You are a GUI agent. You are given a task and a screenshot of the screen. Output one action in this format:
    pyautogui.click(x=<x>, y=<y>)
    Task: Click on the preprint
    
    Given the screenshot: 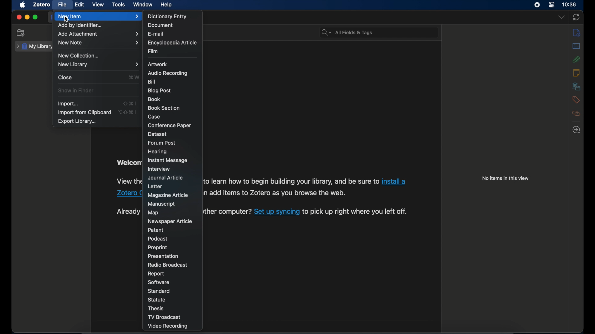 What is the action you would take?
    pyautogui.click(x=158, y=247)
    